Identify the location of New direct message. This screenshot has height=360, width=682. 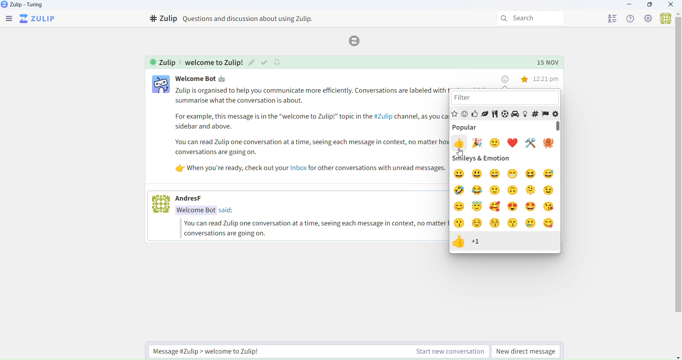
(527, 351).